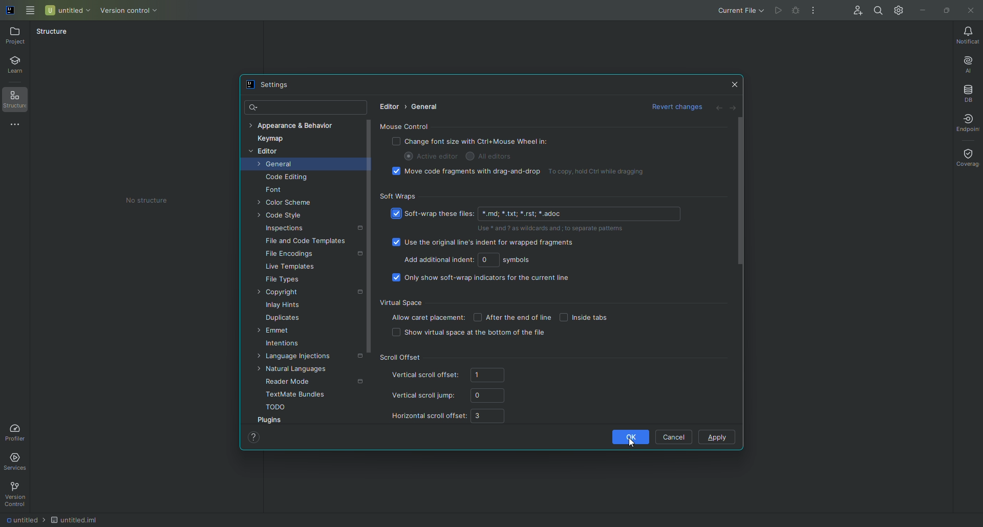 The width and height of the screenshot is (983, 527). Describe the element at coordinates (636, 442) in the screenshot. I see `Cursor` at that location.